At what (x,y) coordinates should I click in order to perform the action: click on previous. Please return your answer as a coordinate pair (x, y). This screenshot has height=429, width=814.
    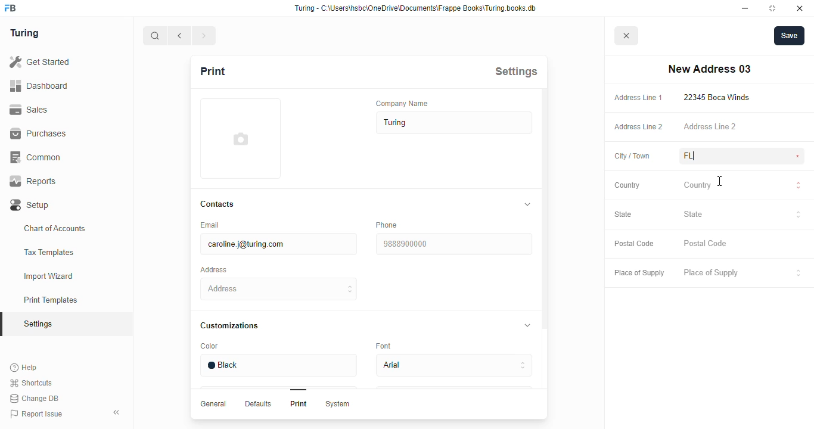
    Looking at the image, I should click on (180, 36).